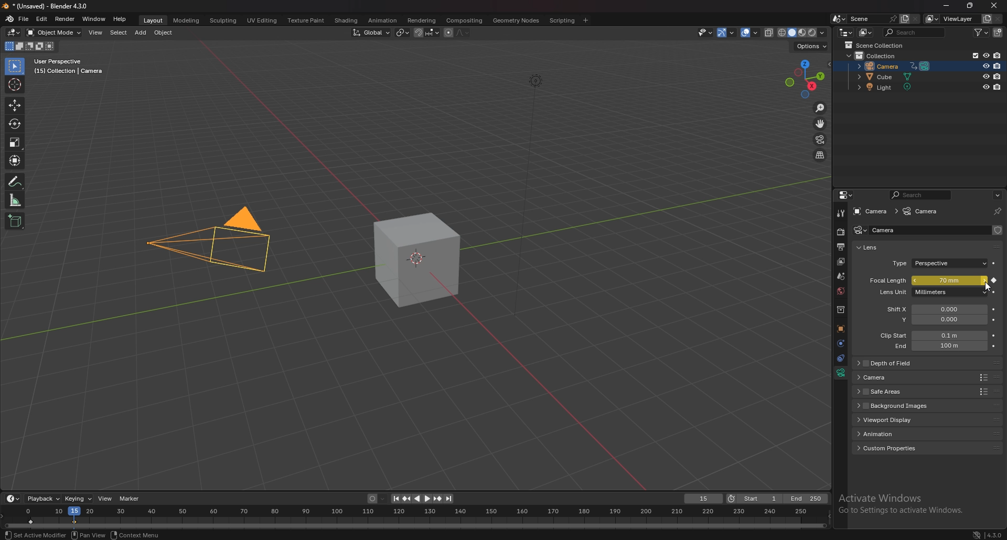 This screenshot has height=540, width=1007. Describe the element at coordinates (996, 212) in the screenshot. I see `toggle pin id` at that location.